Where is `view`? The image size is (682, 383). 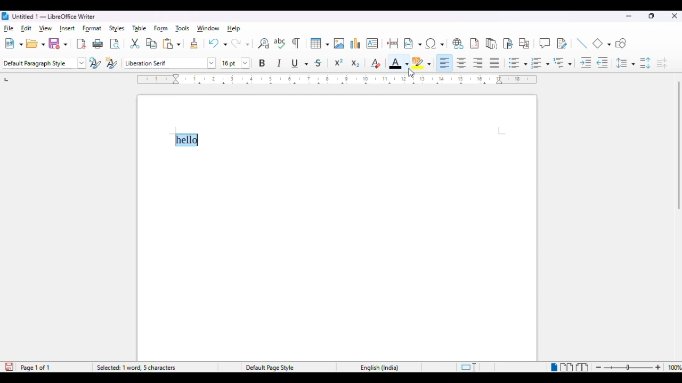
view is located at coordinates (46, 28).